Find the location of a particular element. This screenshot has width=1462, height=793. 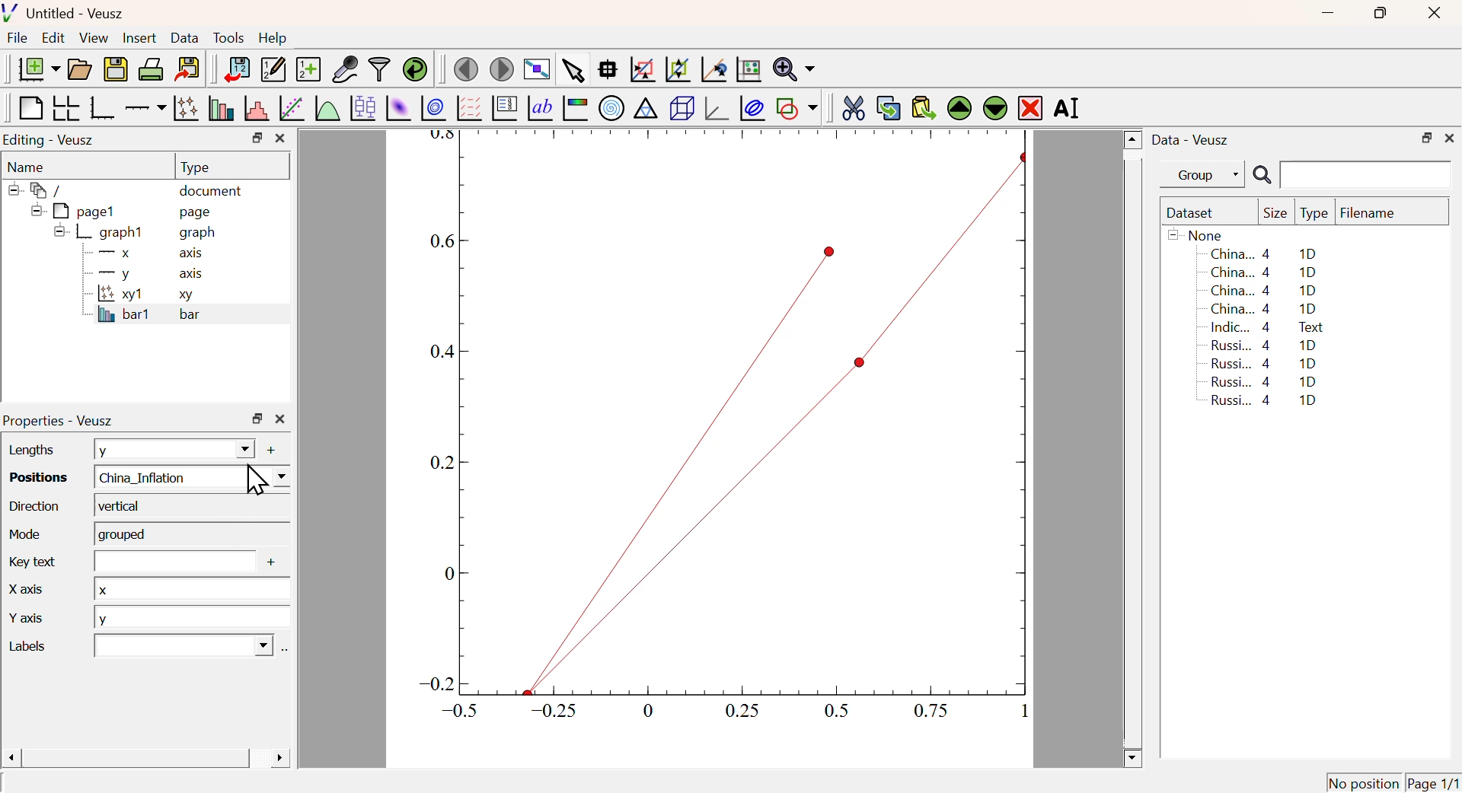

No position is located at coordinates (1364, 782).